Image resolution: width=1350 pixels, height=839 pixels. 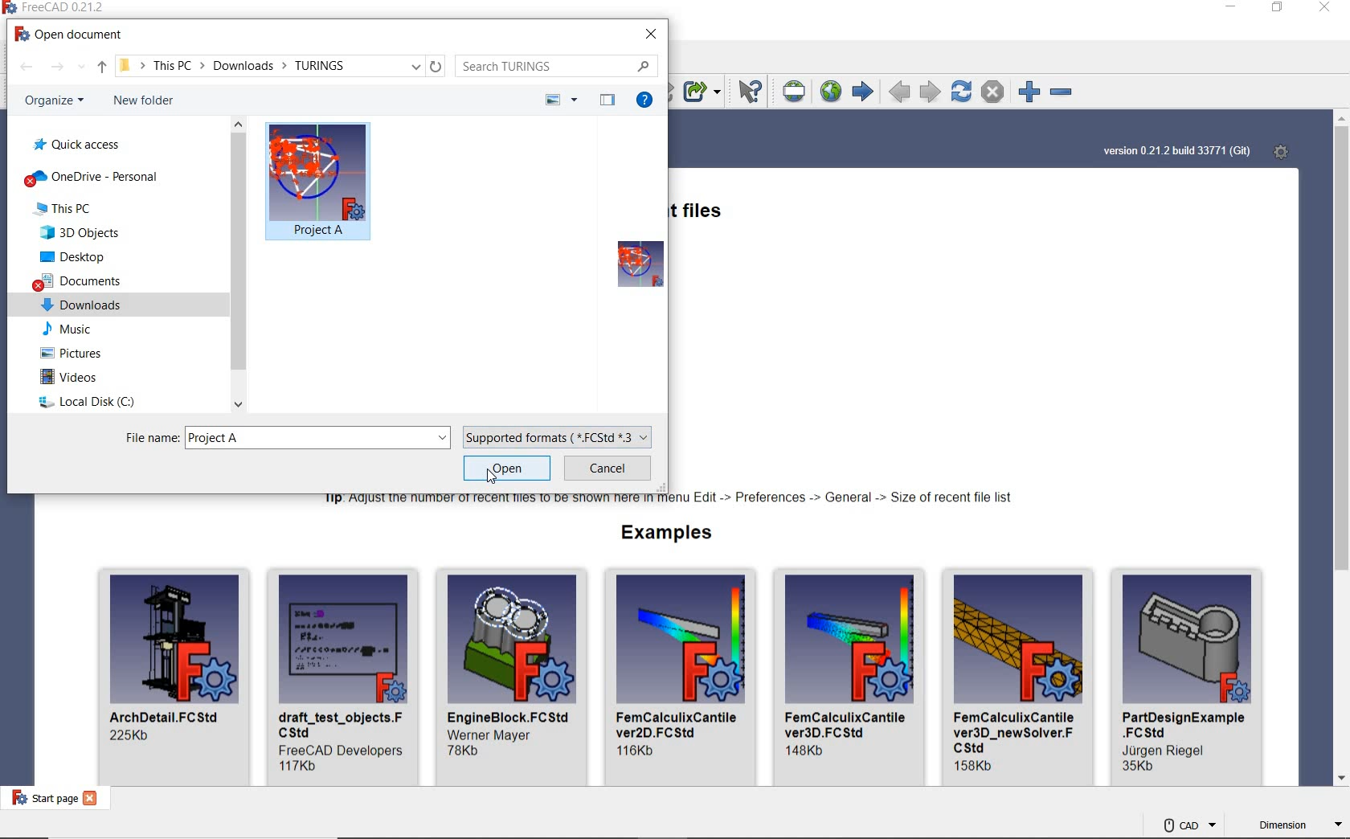 I want to click on image, so click(x=174, y=640).